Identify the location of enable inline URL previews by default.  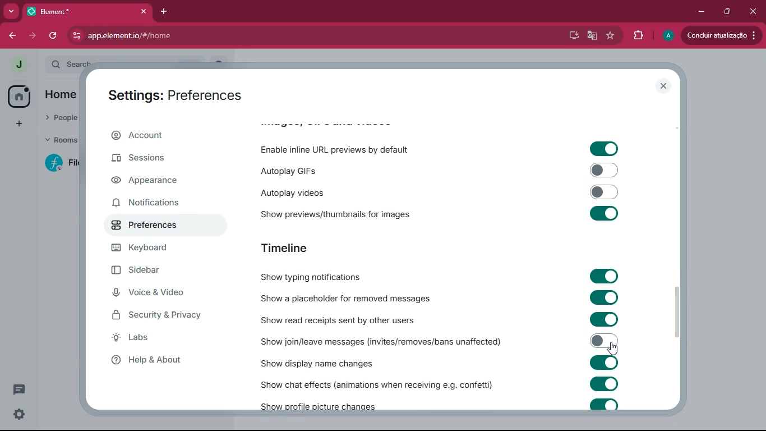
(338, 148).